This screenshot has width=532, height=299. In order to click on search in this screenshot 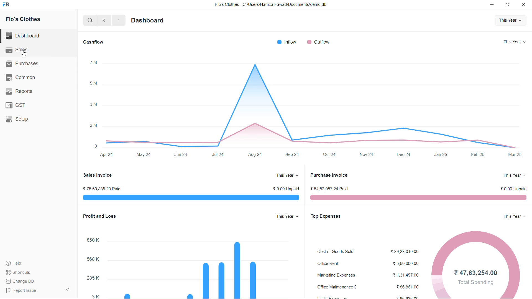, I will do `click(89, 20)`.